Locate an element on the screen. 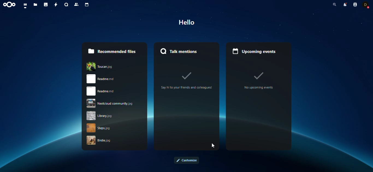 Image resolution: width=373 pixels, height=172 pixels. upcoming events is located at coordinates (256, 50).